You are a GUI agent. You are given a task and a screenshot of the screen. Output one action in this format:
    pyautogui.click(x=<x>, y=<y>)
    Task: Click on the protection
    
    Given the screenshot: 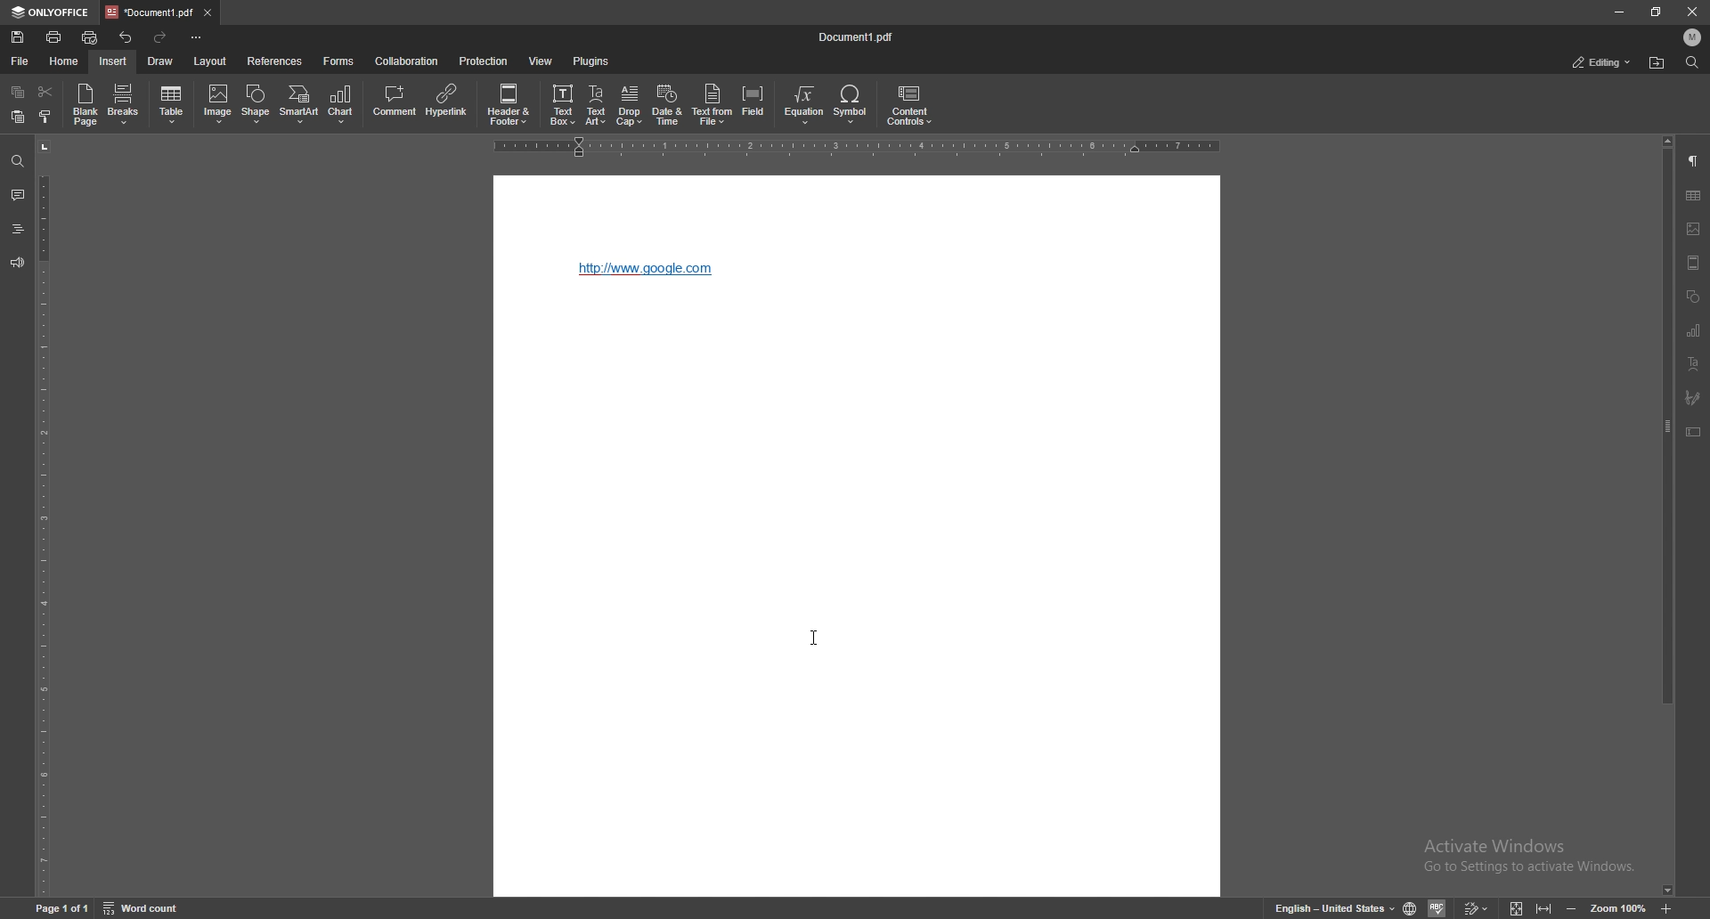 What is the action you would take?
    pyautogui.click(x=484, y=61)
    